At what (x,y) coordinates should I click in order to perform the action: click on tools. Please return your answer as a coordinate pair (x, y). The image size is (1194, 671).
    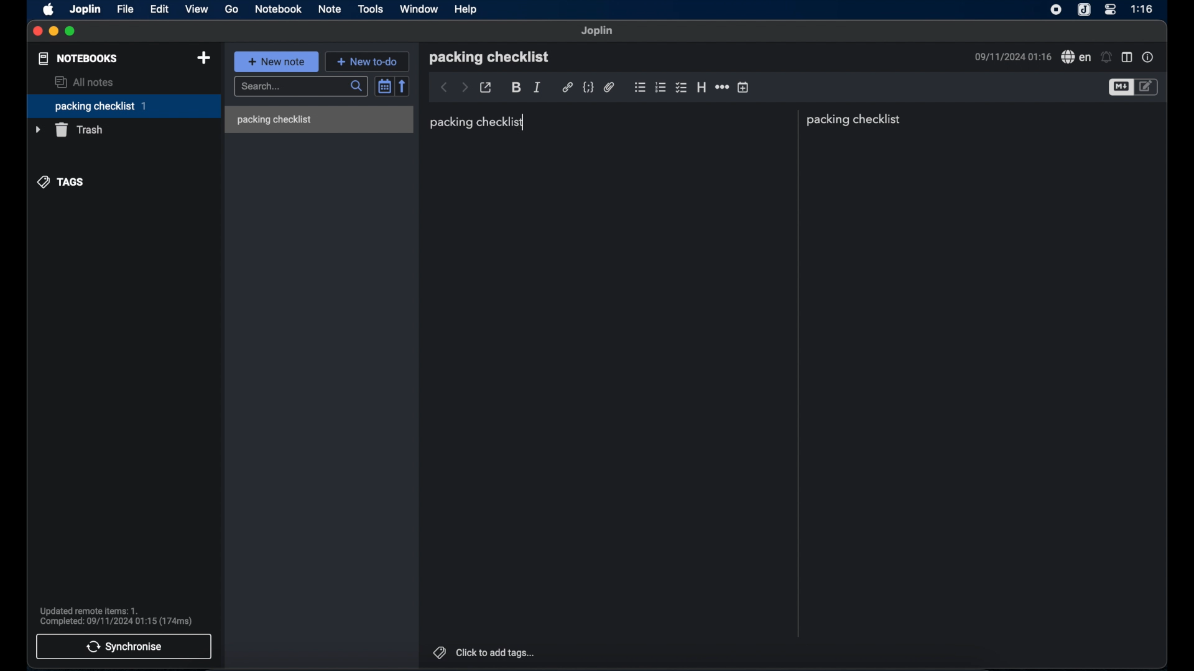
    Looking at the image, I should click on (371, 9).